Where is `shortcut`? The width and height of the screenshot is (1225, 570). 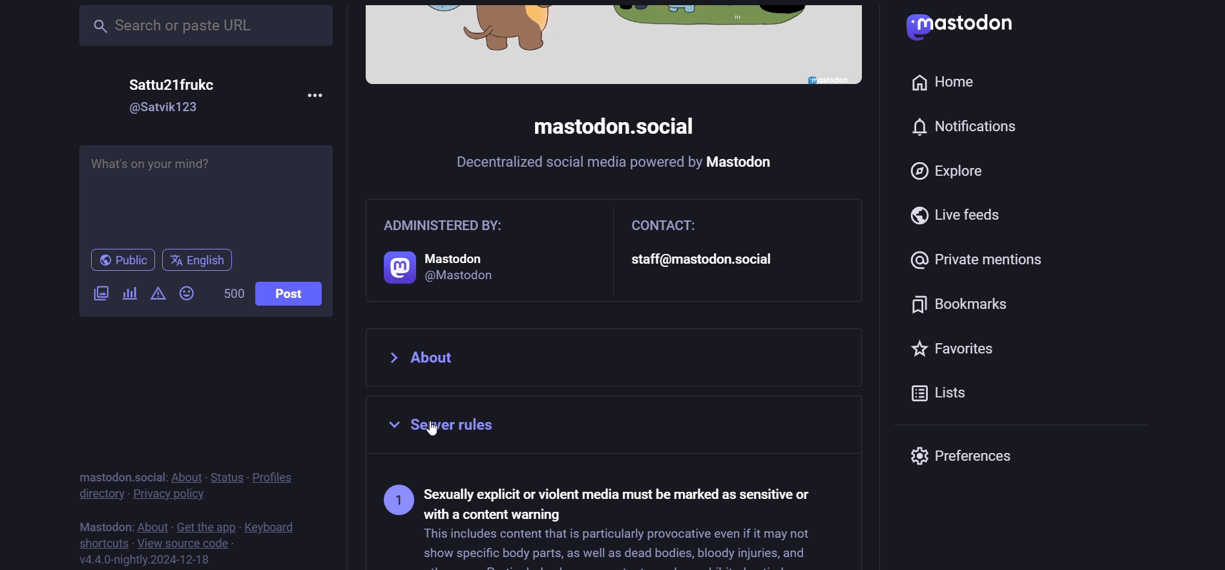
shortcut is located at coordinates (99, 542).